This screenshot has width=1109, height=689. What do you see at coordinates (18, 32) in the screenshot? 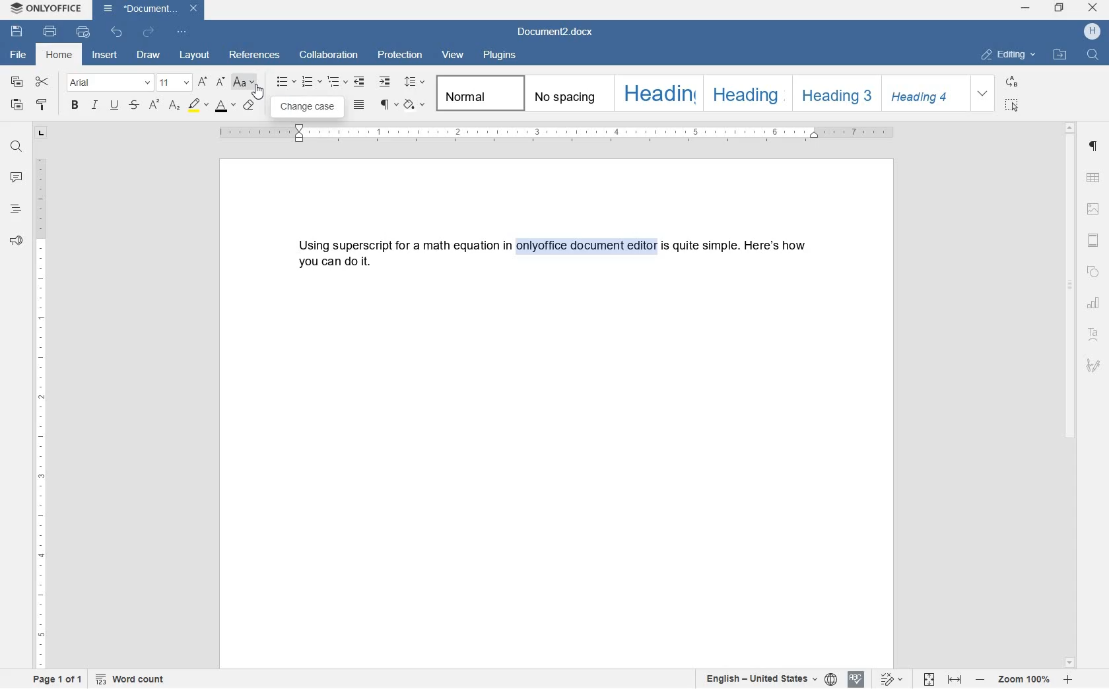
I see `save` at bounding box center [18, 32].